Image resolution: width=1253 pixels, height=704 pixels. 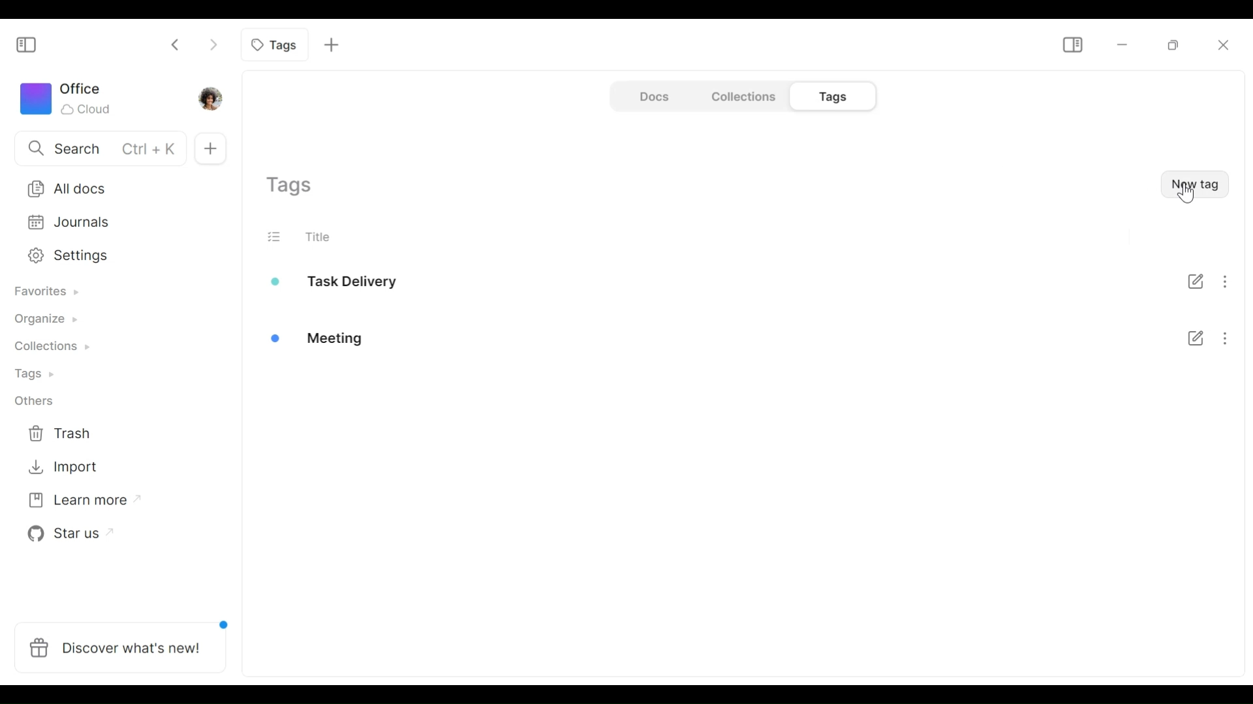 What do you see at coordinates (279, 236) in the screenshot?
I see `(un) select` at bounding box center [279, 236].